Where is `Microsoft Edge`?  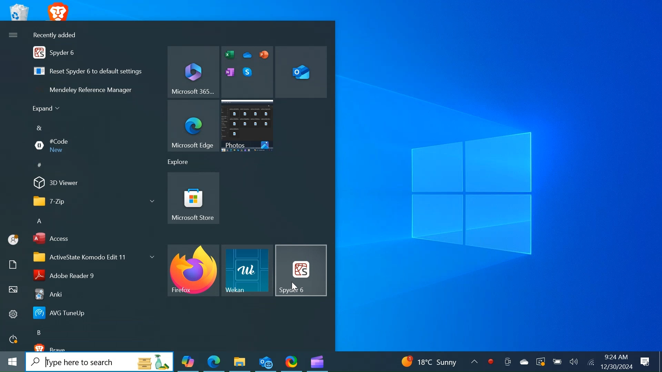 Microsoft Edge is located at coordinates (214, 362).